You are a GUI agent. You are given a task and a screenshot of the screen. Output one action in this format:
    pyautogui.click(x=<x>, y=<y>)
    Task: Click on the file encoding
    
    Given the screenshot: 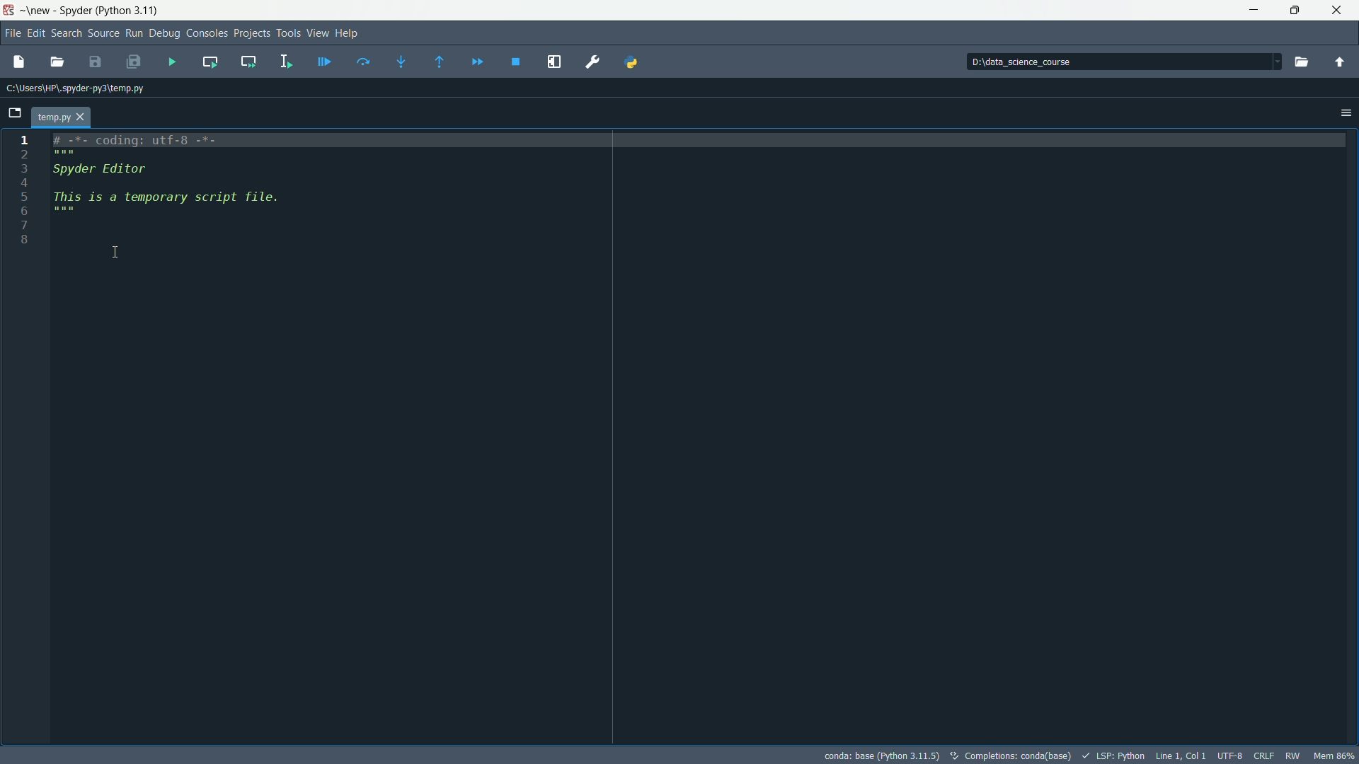 What is the action you would take?
    pyautogui.click(x=1231, y=756)
    